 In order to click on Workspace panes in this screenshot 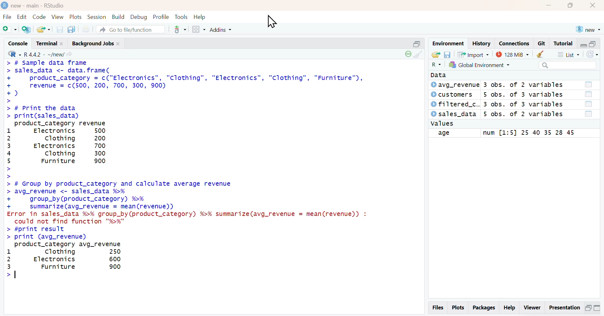, I will do `click(198, 30)`.